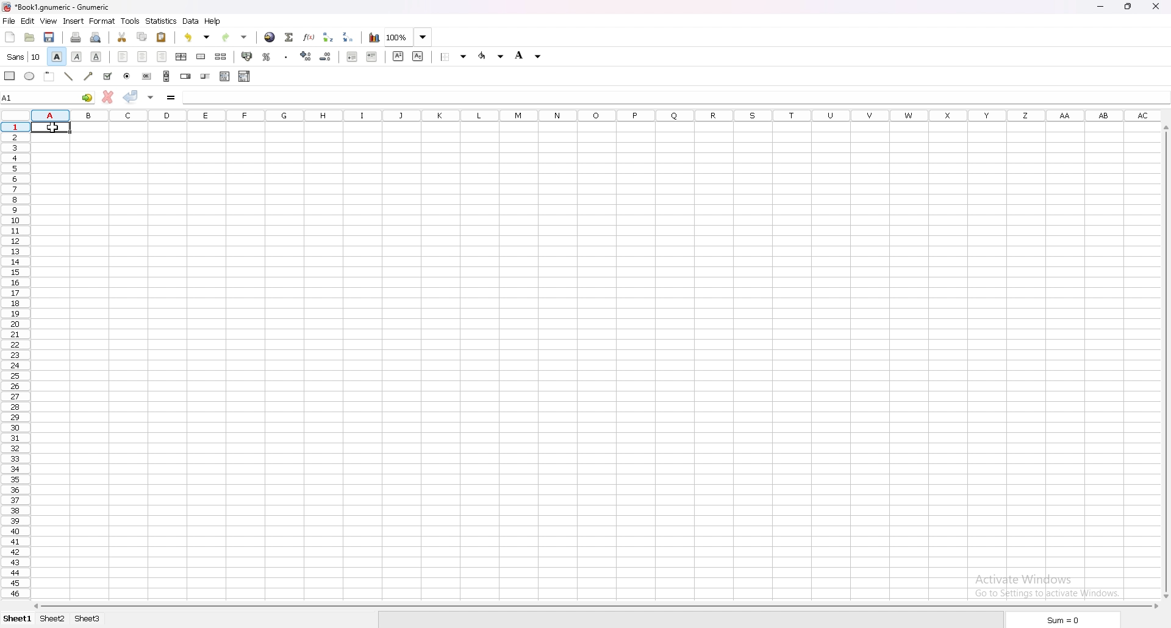 This screenshot has height=628, width=1171. I want to click on print preview, so click(95, 38).